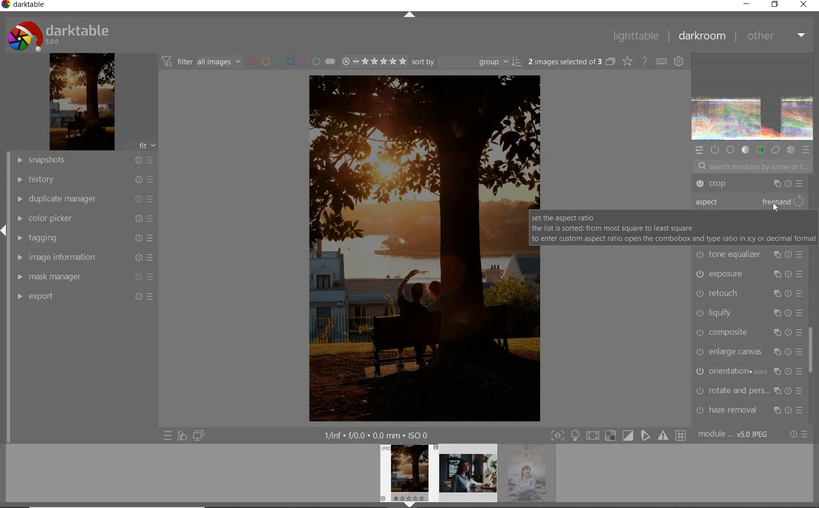  I want to click on correct, so click(775, 149).